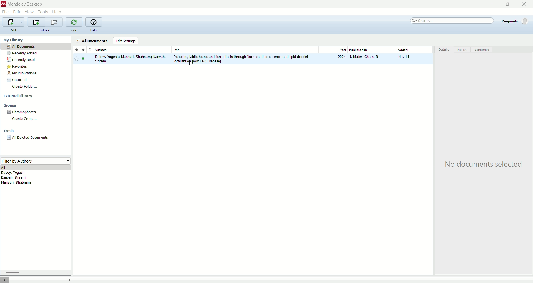  What do you see at coordinates (526, 4) in the screenshot?
I see `close` at bounding box center [526, 4].